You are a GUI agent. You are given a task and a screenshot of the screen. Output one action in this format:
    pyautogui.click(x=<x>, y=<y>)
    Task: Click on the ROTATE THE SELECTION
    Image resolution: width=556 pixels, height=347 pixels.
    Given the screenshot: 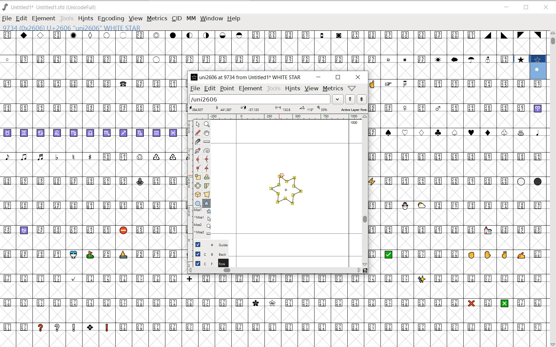 What is the action you would take?
    pyautogui.click(x=207, y=177)
    